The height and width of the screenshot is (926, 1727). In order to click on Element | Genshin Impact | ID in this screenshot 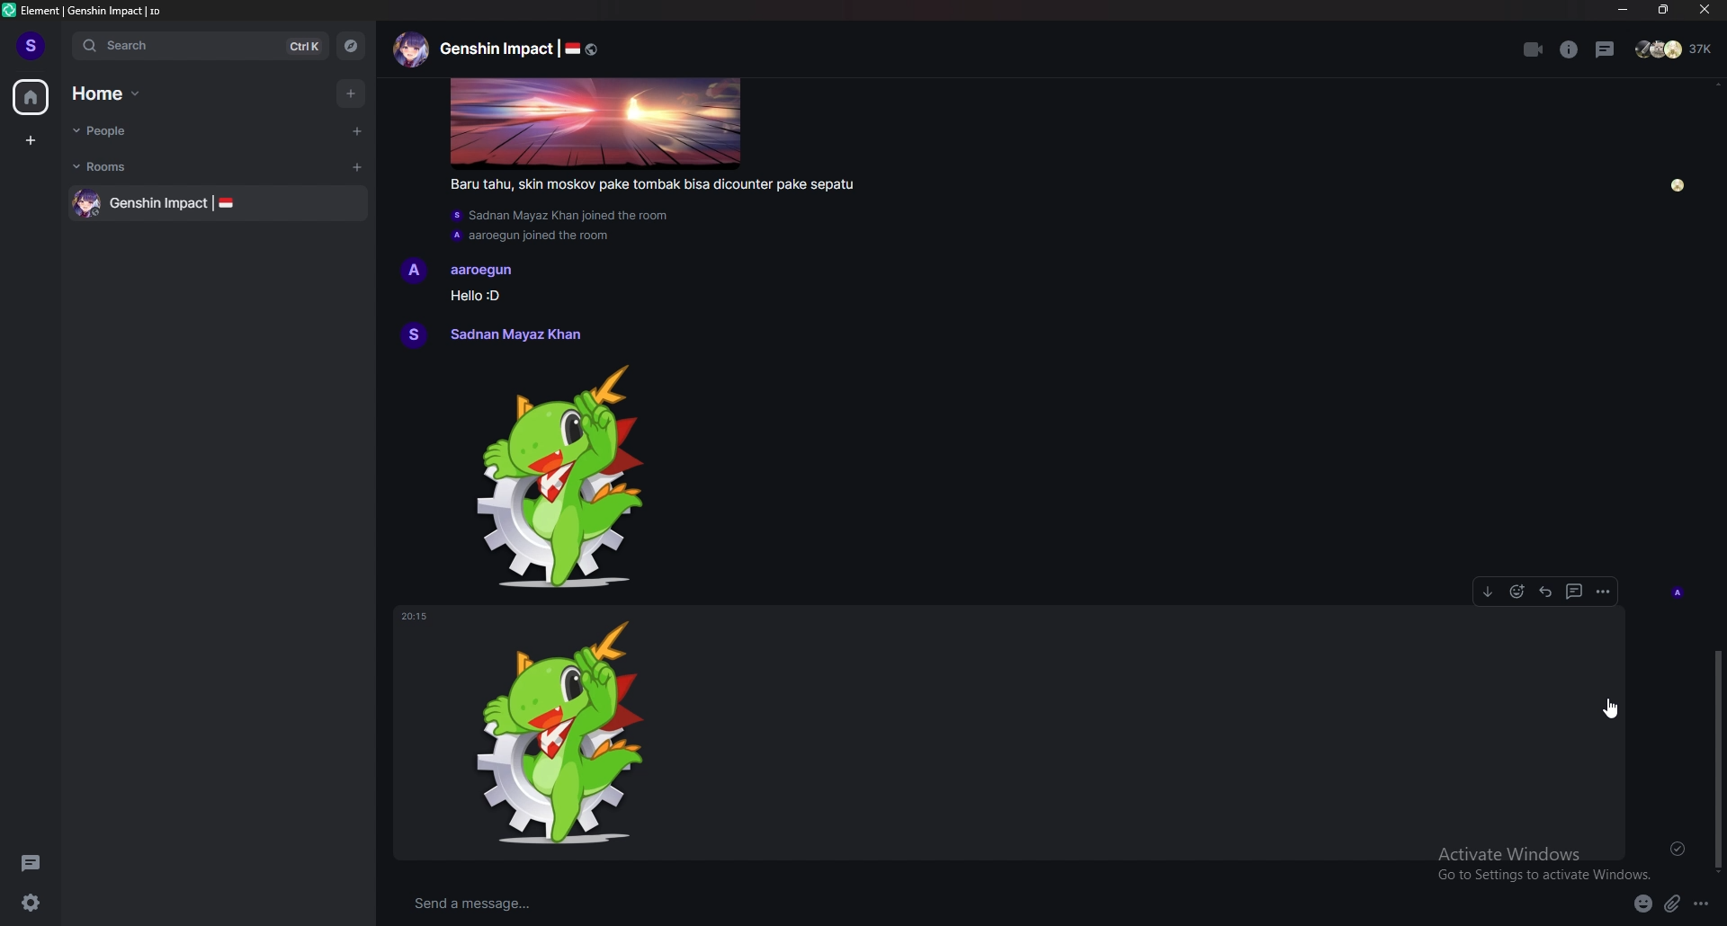, I will do `click(93, 10)`.